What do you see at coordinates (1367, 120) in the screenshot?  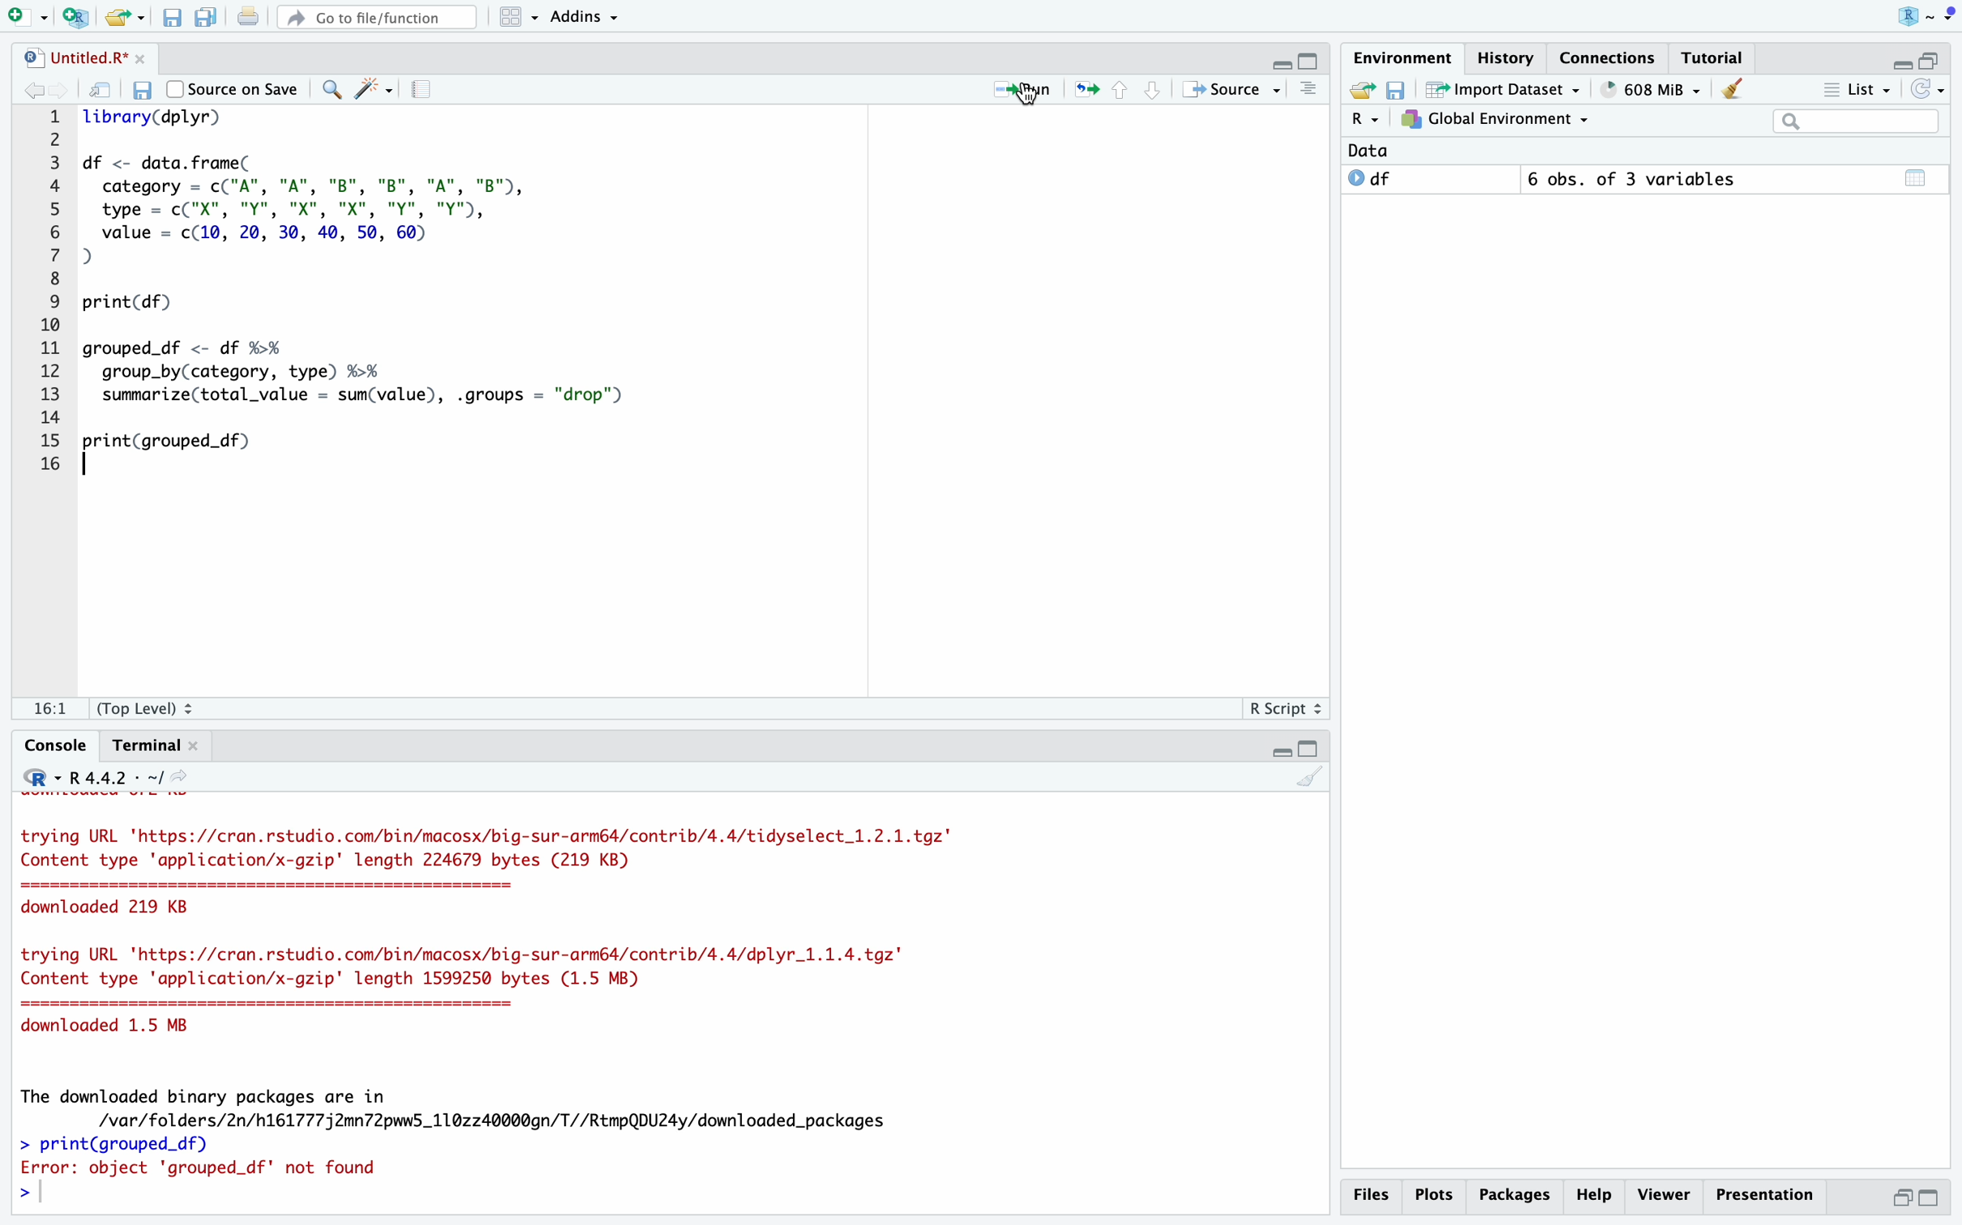 I see `R` at bounding box center [1367, 120].